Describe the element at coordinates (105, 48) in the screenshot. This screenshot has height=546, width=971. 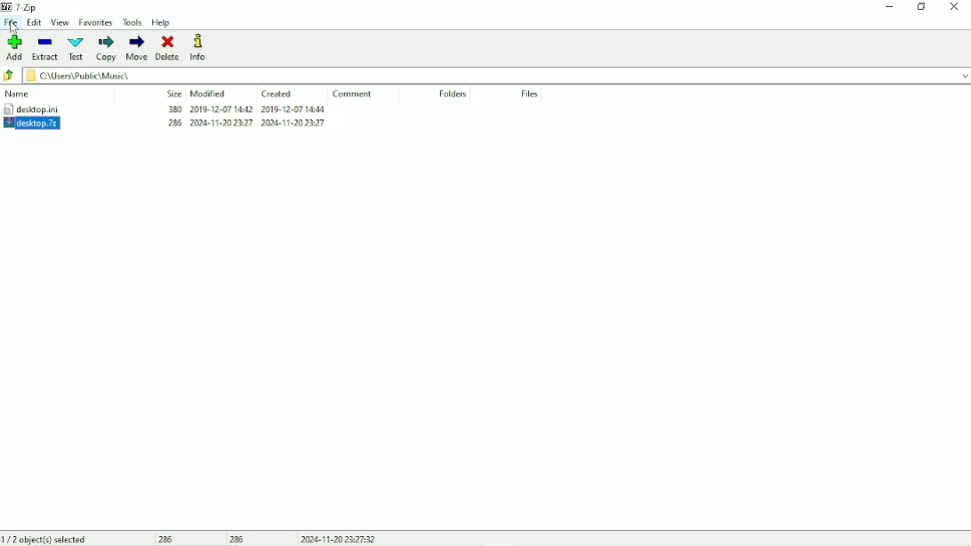
I see `Copy` at that location.